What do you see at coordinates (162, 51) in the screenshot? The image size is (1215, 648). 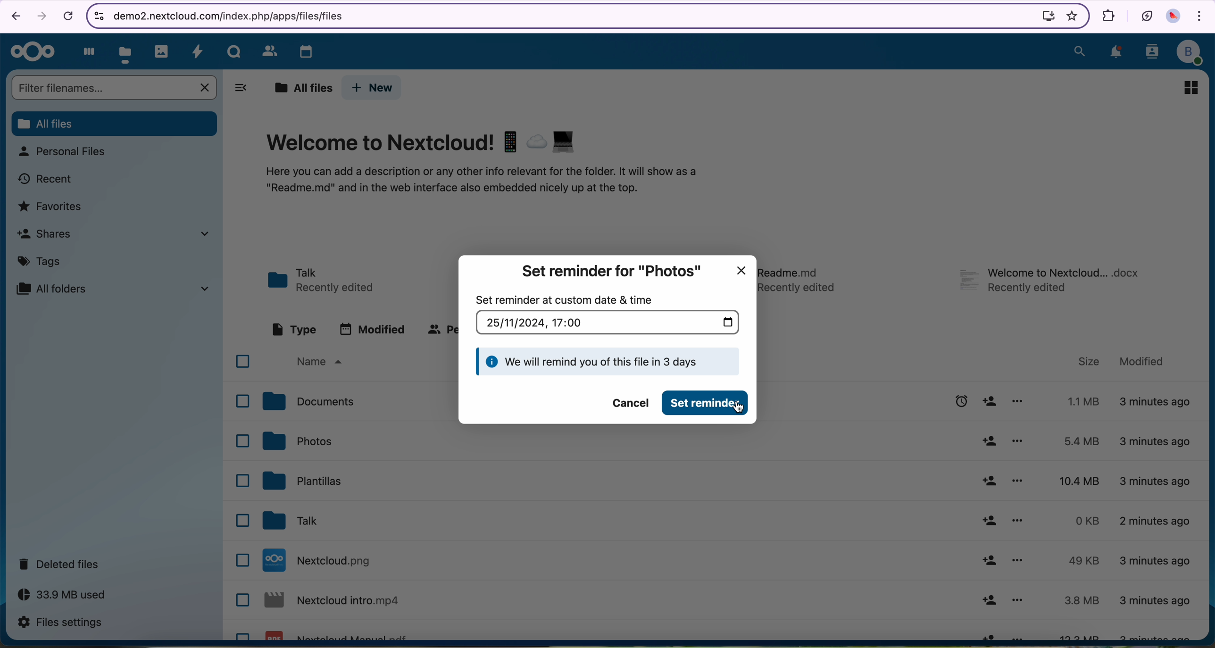 I see `photos` at bounding box center [162, 51].